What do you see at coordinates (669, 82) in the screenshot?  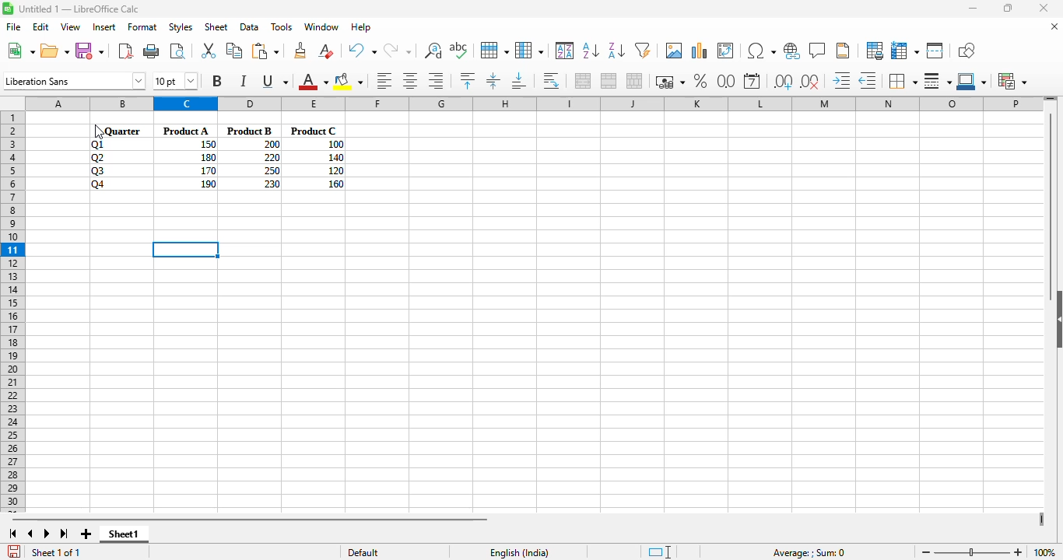 I see `format as currency` at bounding box center [669, 82].